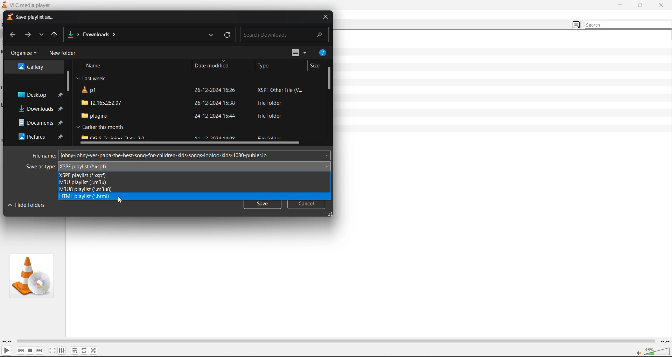 This screenshot has height=357, width=672. I want to click on maximize, so click(640, 6).